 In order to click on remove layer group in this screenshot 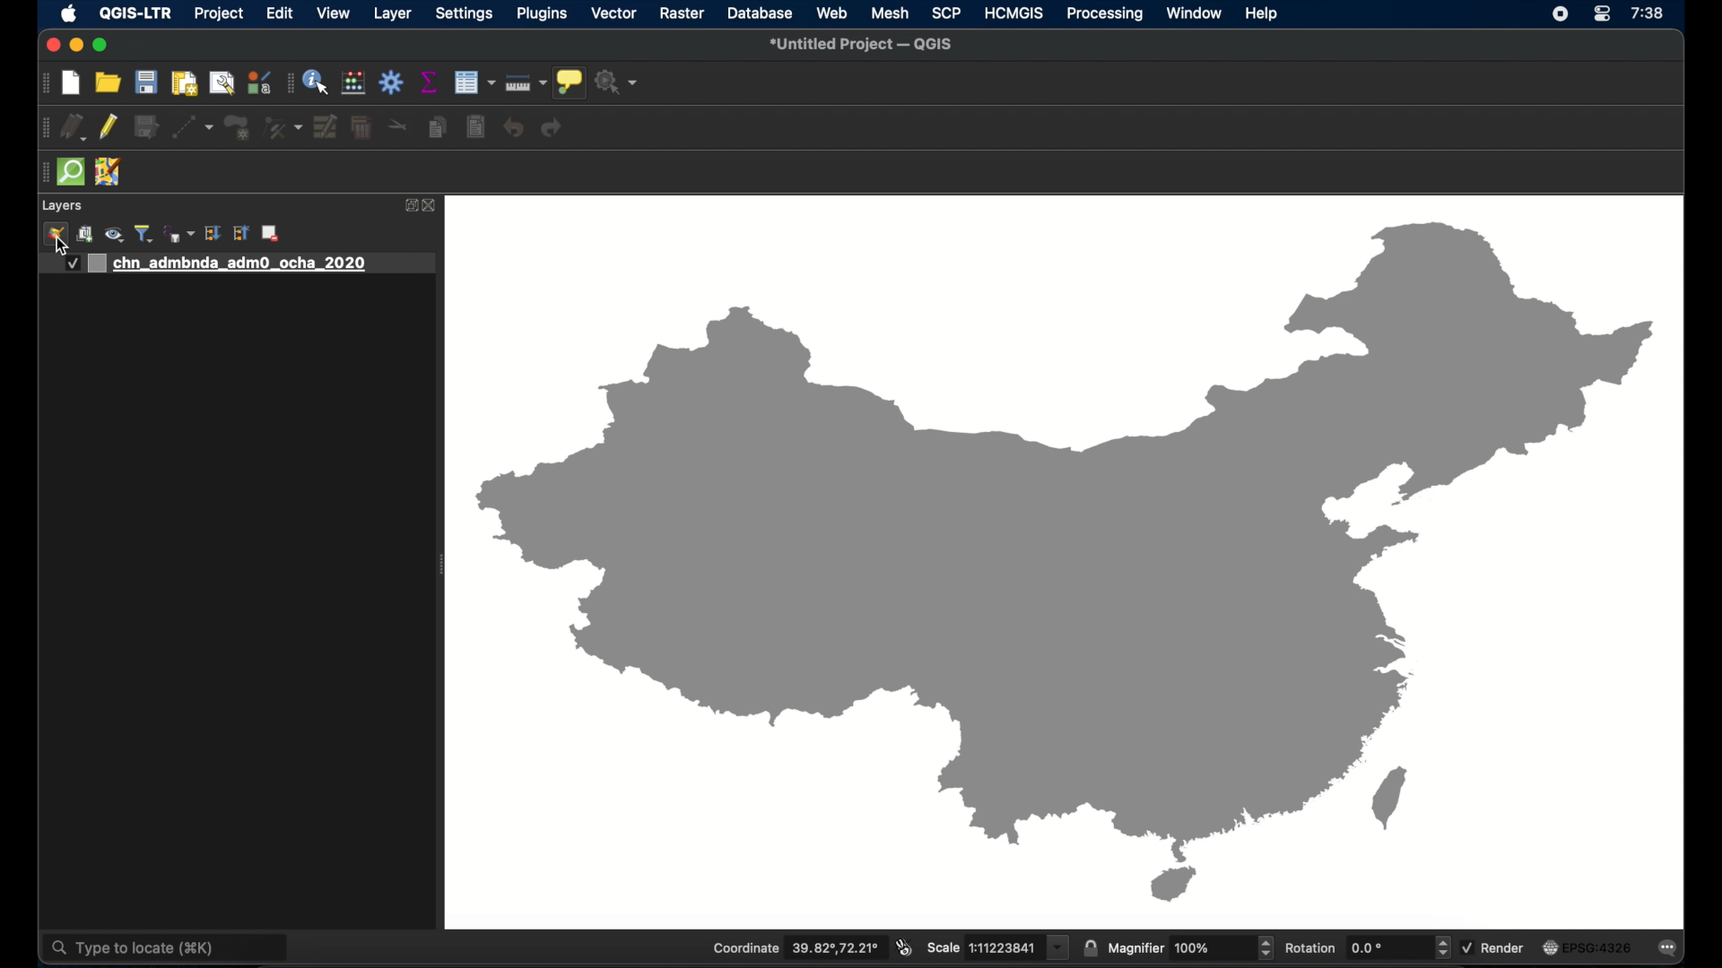, I will do `click(270, 233)`.